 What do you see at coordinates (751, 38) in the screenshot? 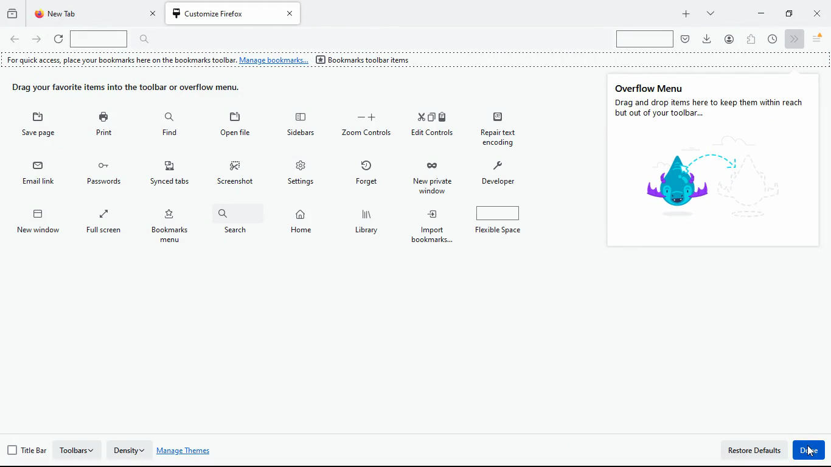
I see `extensions` at bounding box center [751, 38].